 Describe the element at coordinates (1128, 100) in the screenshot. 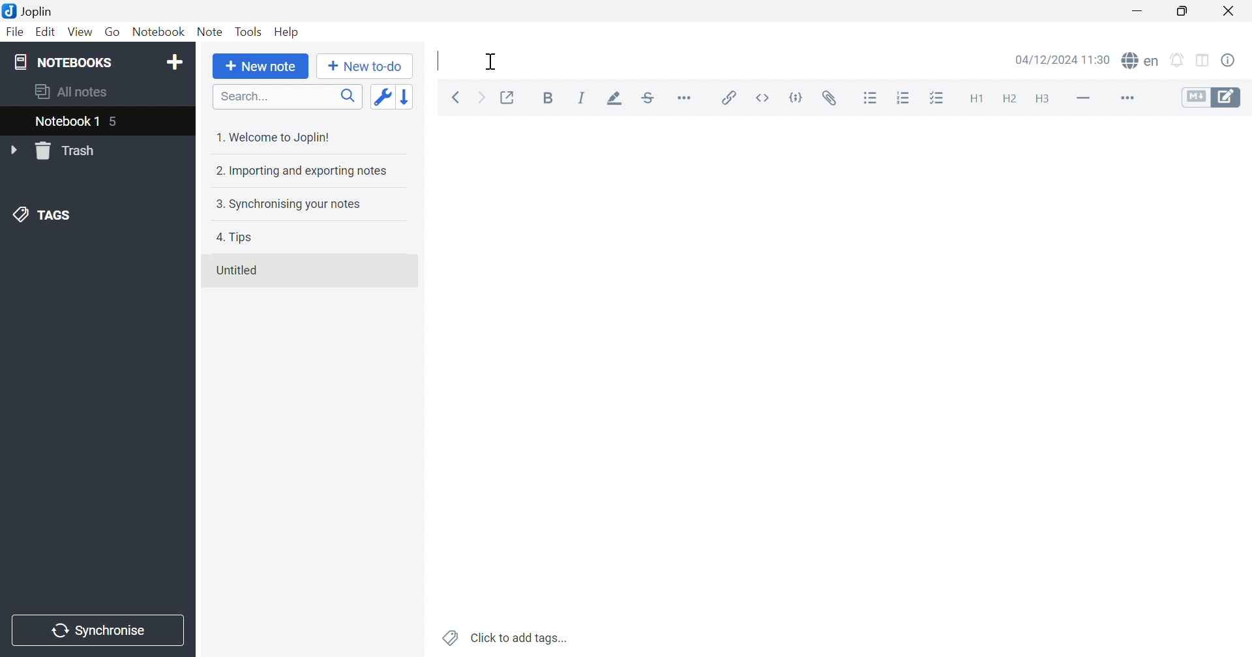

I see `More` at that location.